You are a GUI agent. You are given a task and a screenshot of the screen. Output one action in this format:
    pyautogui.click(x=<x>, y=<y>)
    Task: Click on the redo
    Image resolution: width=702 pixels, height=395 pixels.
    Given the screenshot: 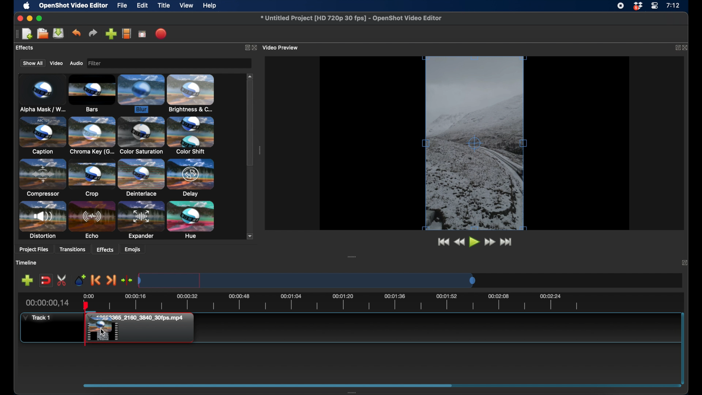 What is the action you would take?
    pyautogui.click(x=93, y=33)
    